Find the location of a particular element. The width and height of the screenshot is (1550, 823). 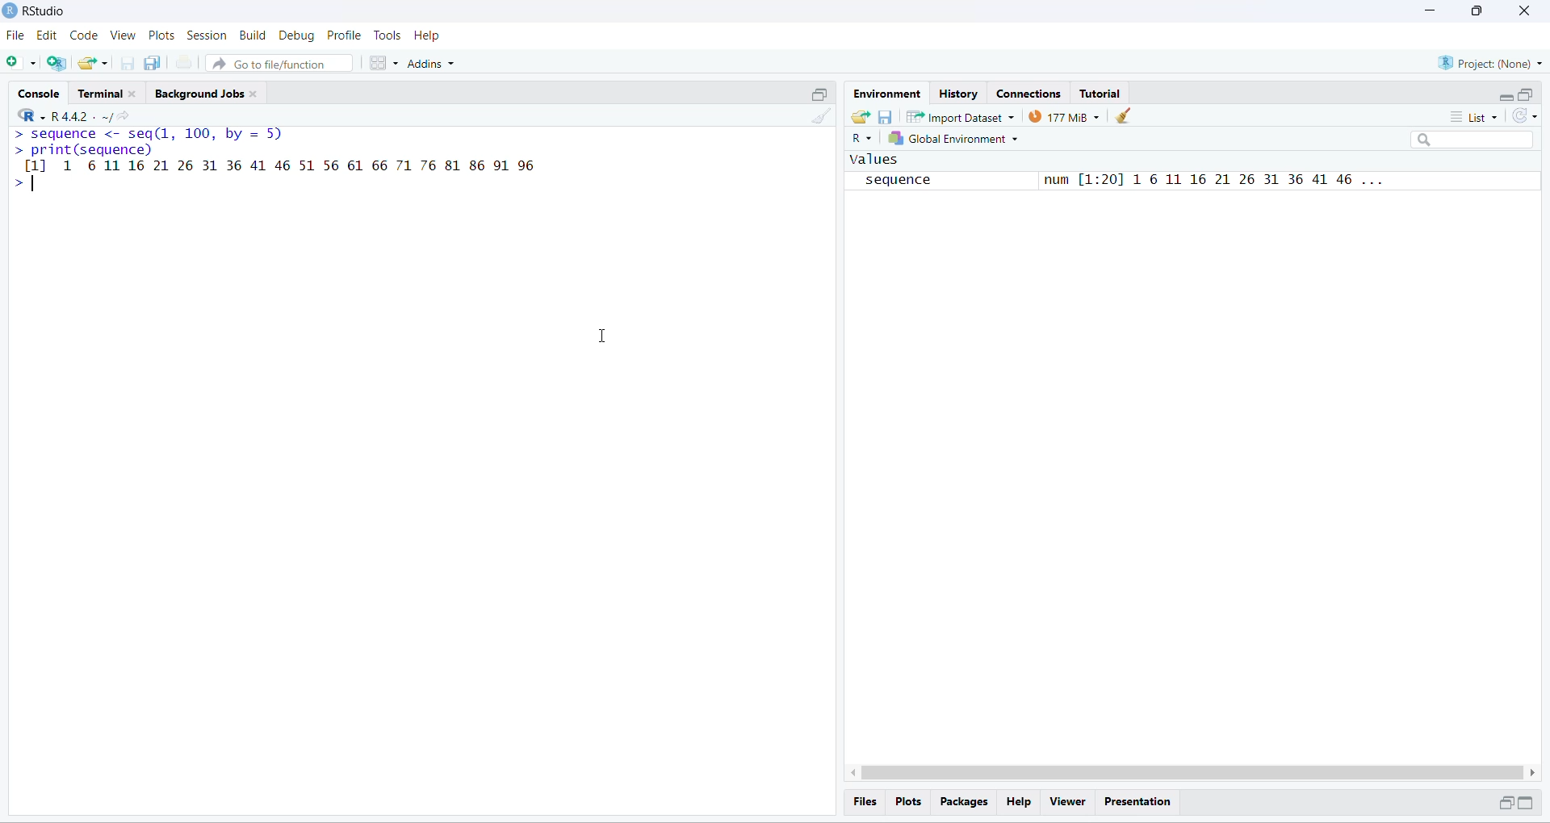

scroll right is located at coordinates (1534, 773).